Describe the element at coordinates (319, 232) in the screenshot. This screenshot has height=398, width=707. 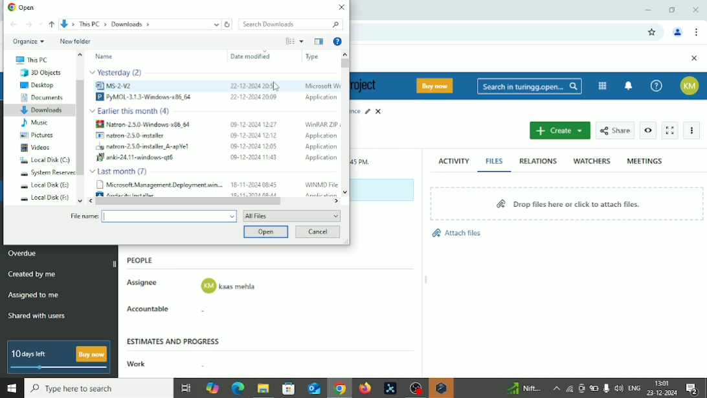
I see `Cancel` at that location.